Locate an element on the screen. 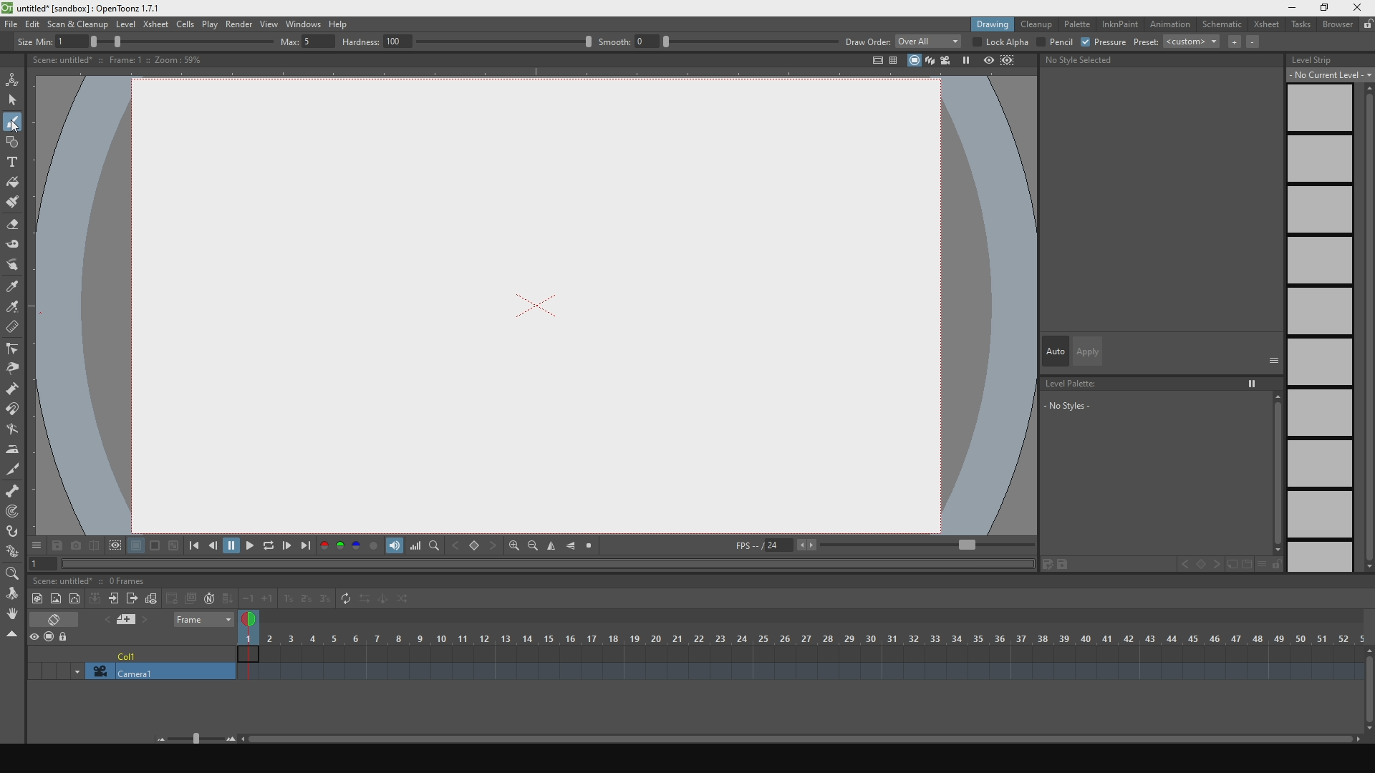  brush is located at coordinates (14, 203).